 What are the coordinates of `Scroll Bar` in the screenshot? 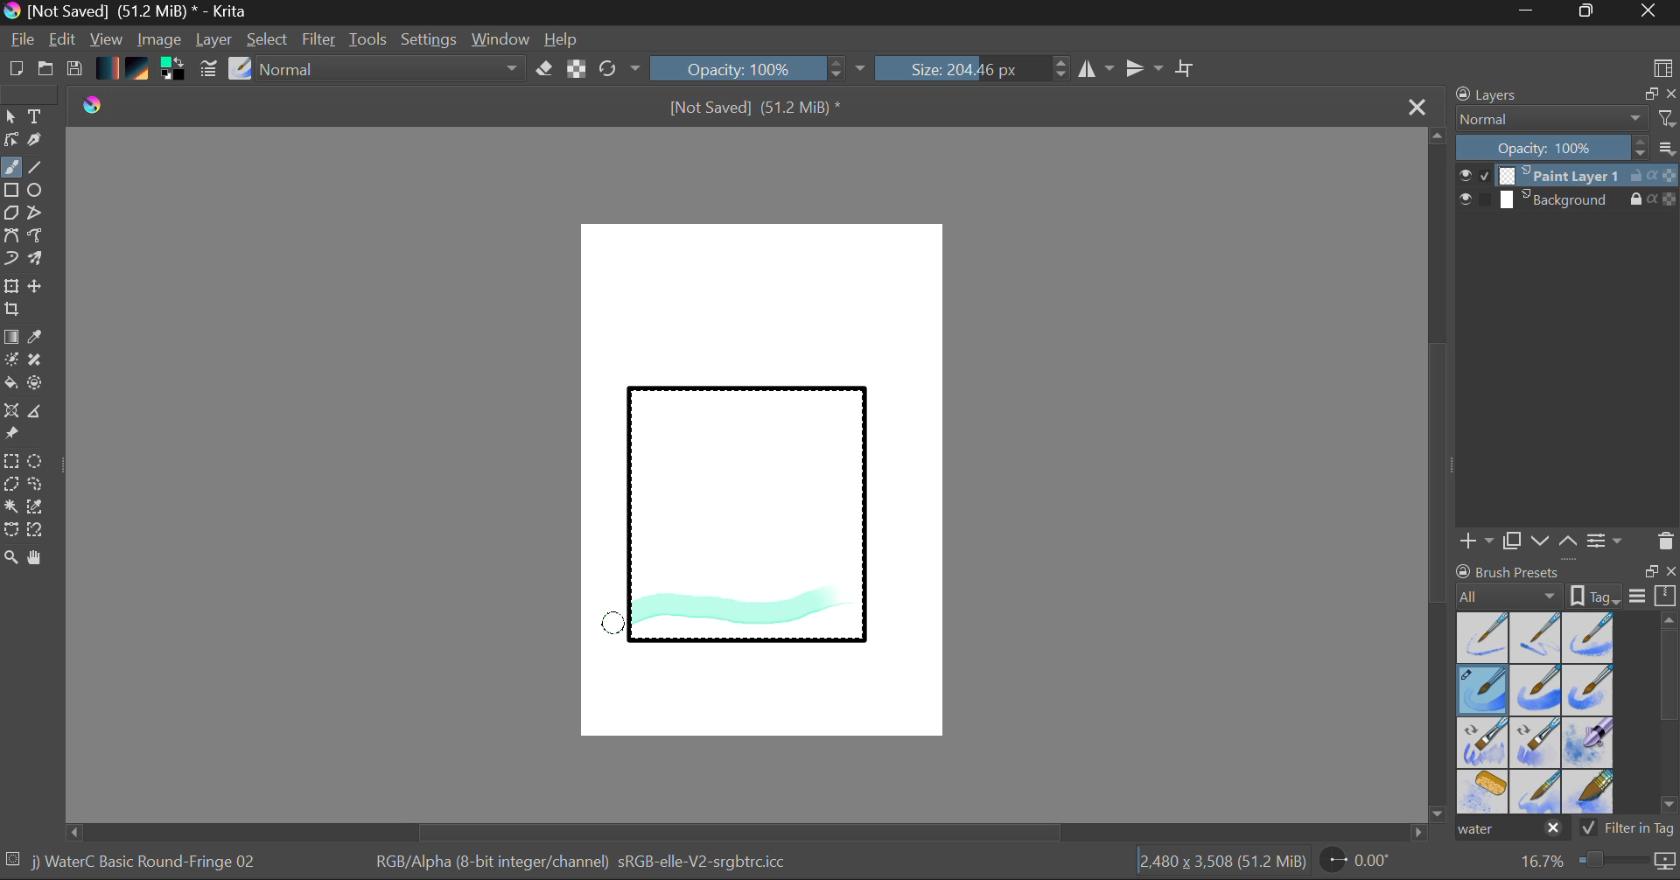 It's located at (747, 832).